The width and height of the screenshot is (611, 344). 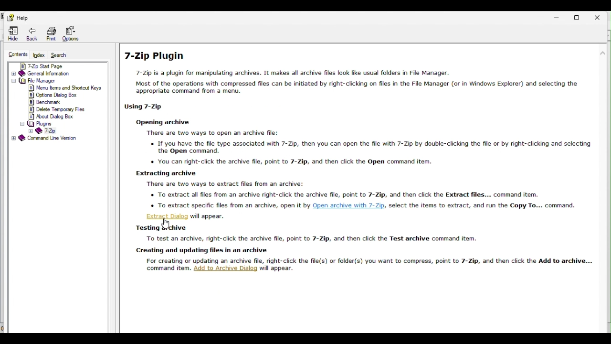 What do you see at coordinates (33, 32) in the screenshot?
I see `back` at bounding box center [33, 32].